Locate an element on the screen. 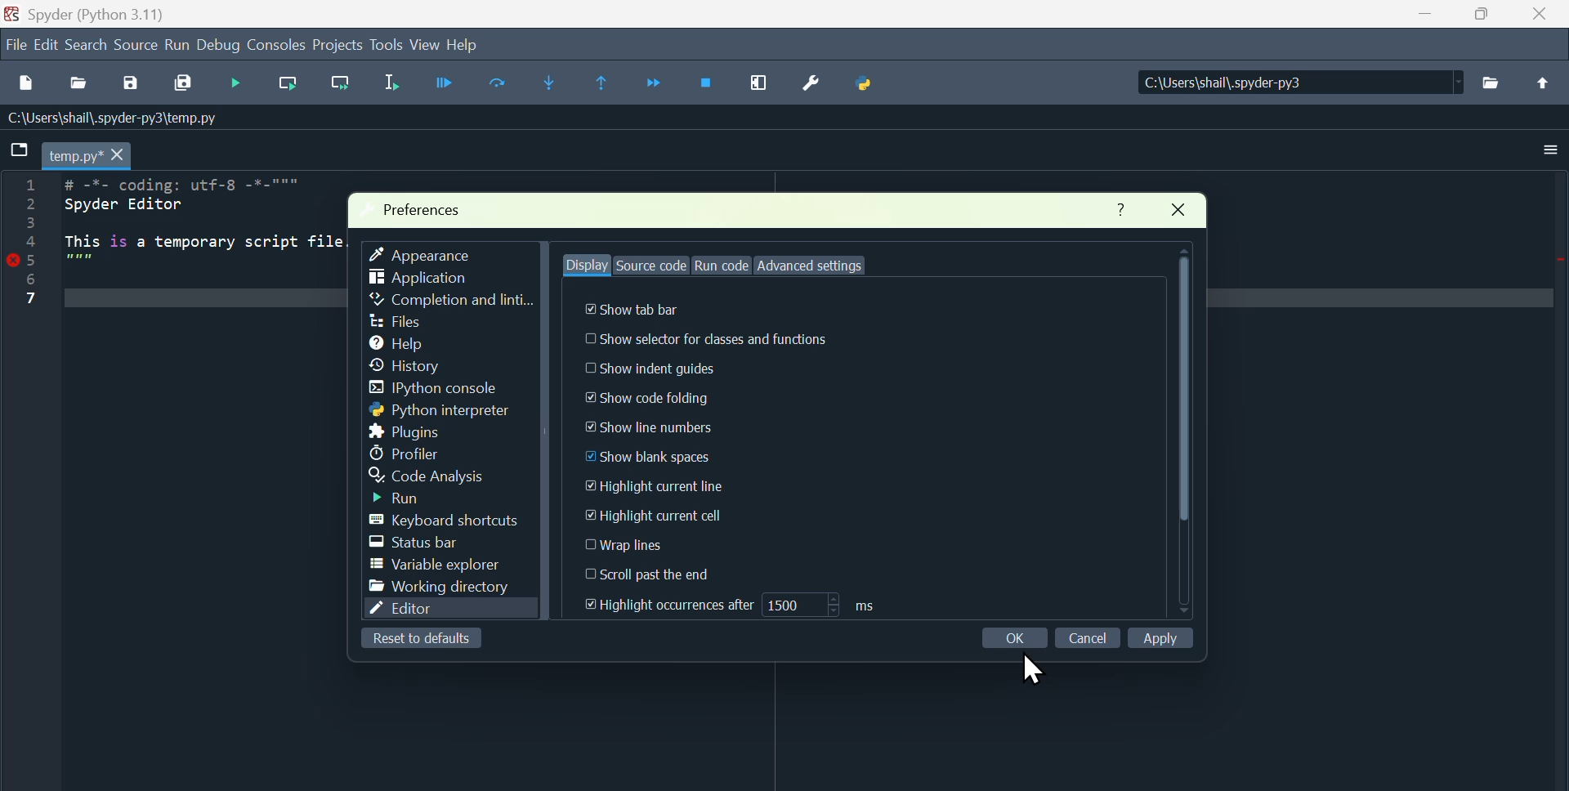 The width and height of the screenshot is (1569, 791). Files is located at coordinates (401, 322).